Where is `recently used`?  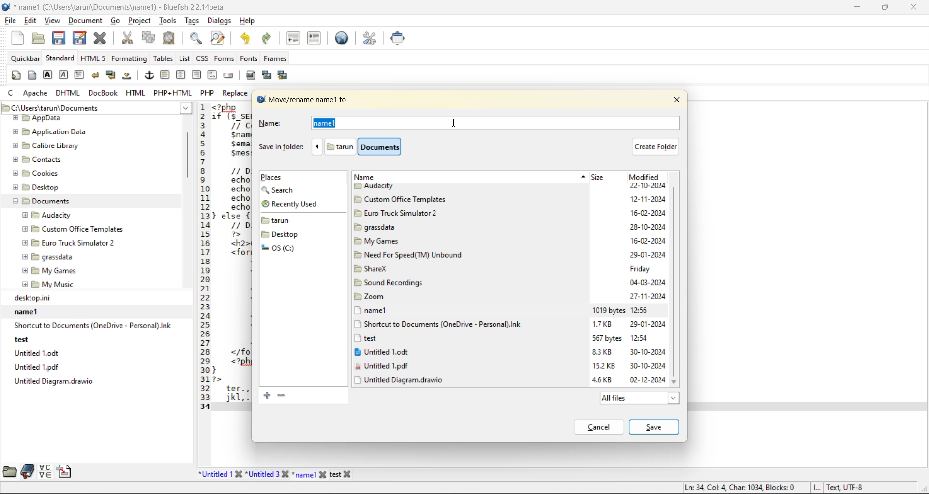 recently used is located at coordinates (290, 203).